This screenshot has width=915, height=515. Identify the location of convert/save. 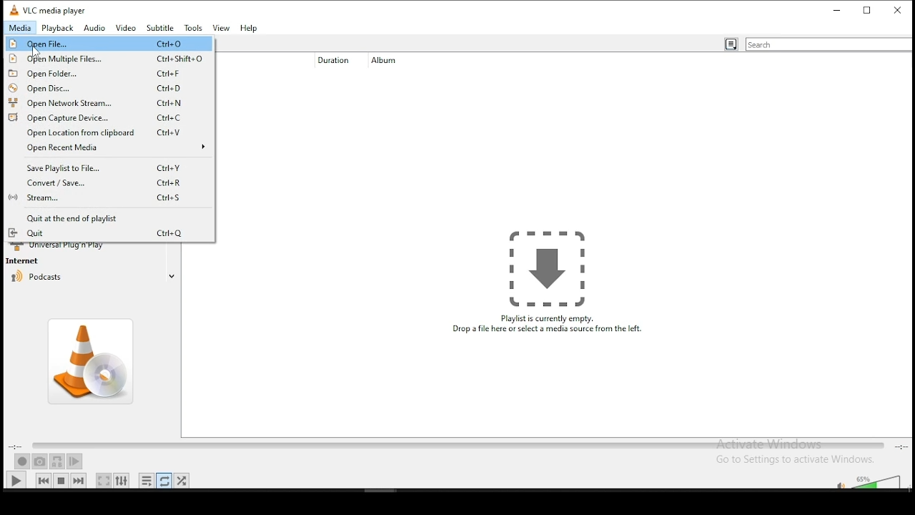
(102, 185).